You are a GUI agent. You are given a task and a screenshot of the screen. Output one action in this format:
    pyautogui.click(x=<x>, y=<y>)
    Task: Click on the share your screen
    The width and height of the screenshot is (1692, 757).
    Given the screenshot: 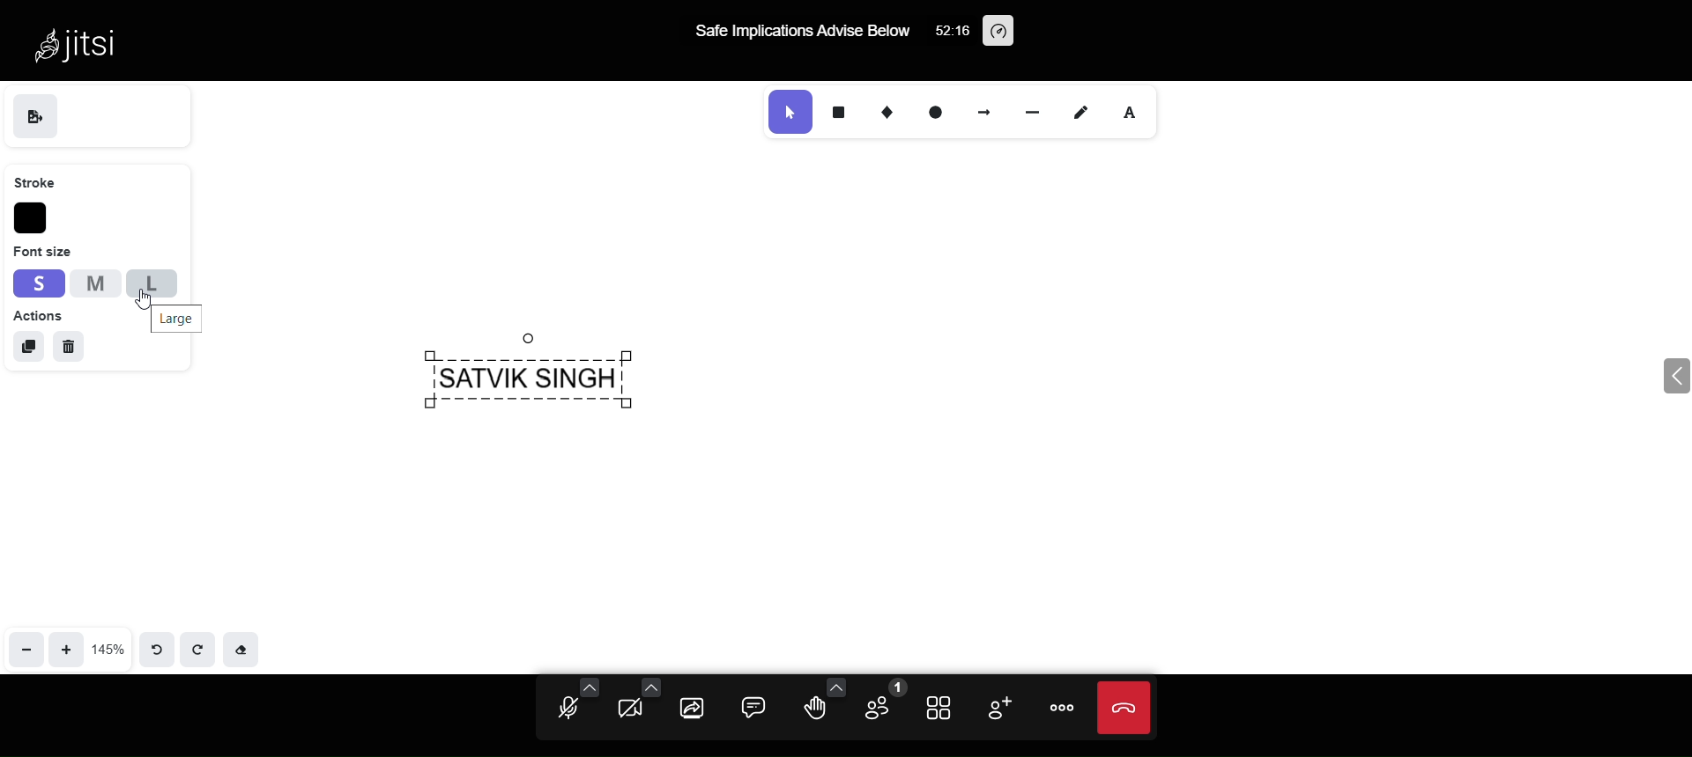 What is the action you would take?
    pyautogui.click(x=691, y=710)
    